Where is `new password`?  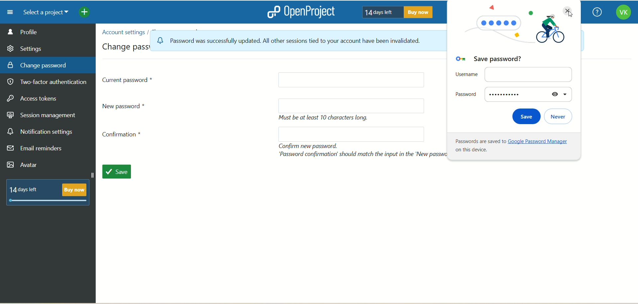 new password is located at coordinates (352, 134).